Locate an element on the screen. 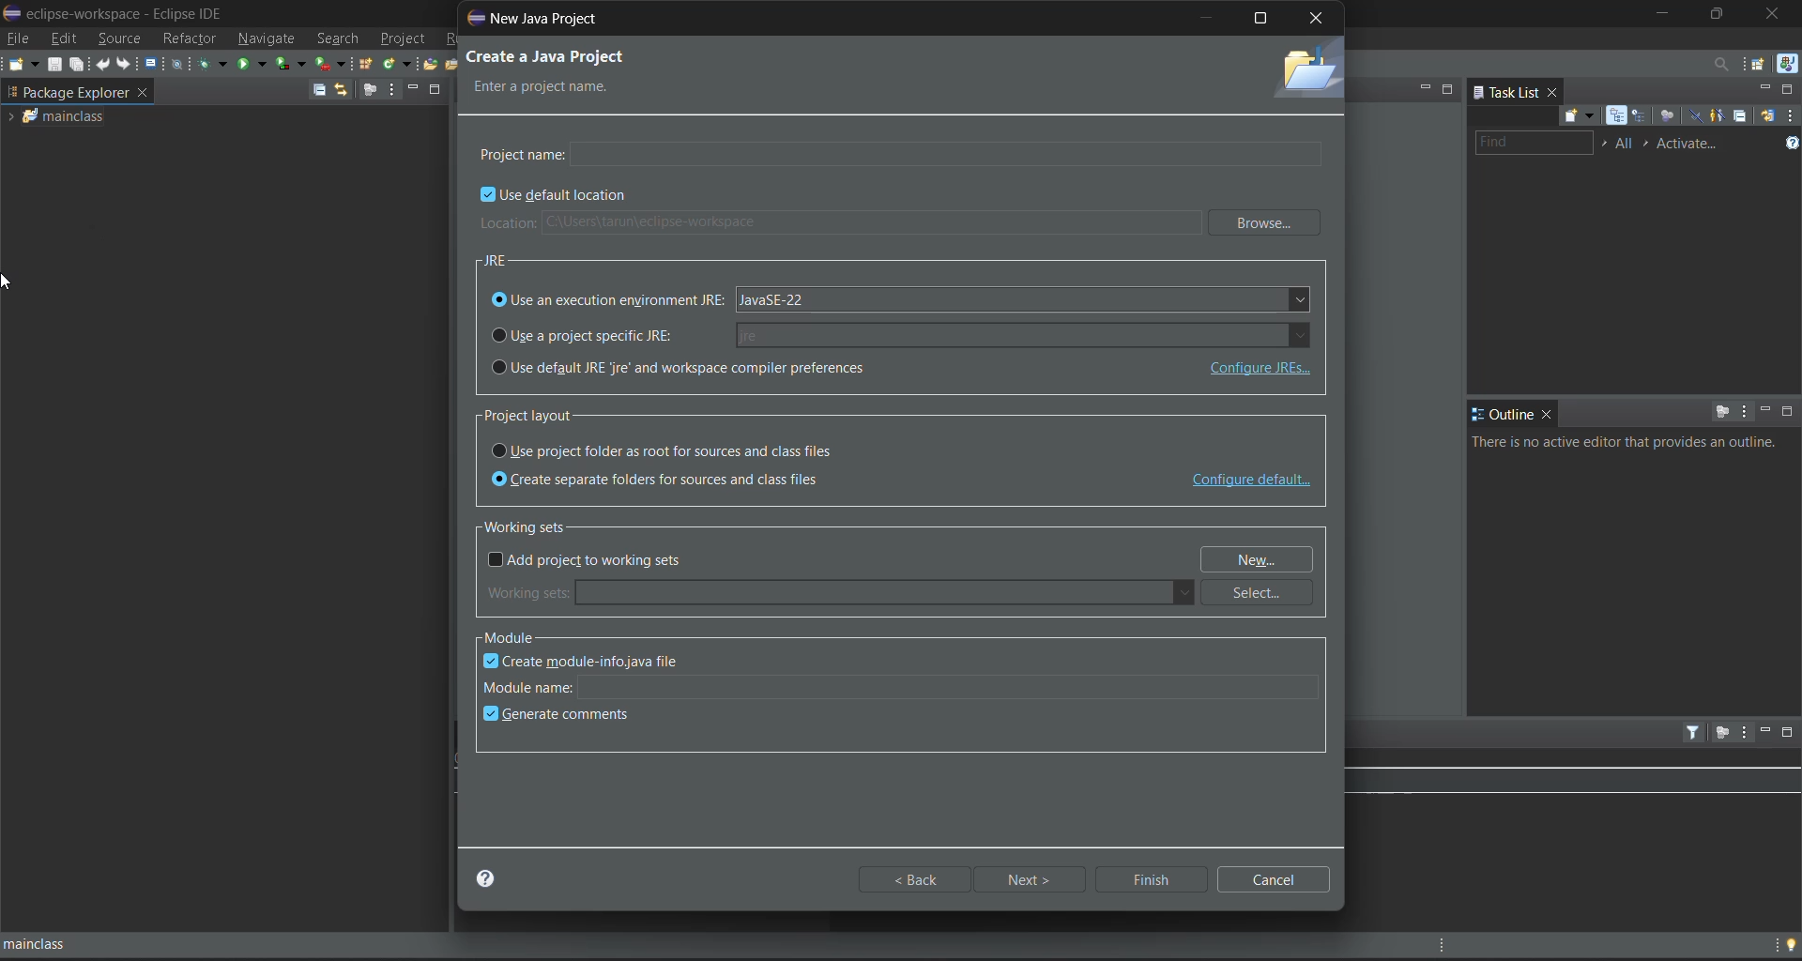 This screenshot has height=961, width=1802. collapse all is located at coordinates (1743, 117).